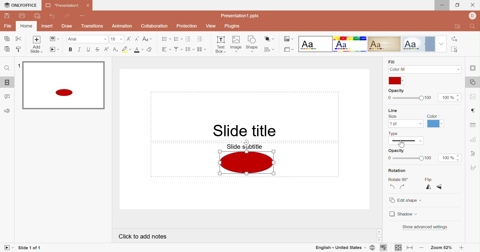 Image resolution: width=480 pixels, height=252 pixels. Describe the element at coordinates (136, 39) in the screenshot. I see `Decrement font size` at that location.